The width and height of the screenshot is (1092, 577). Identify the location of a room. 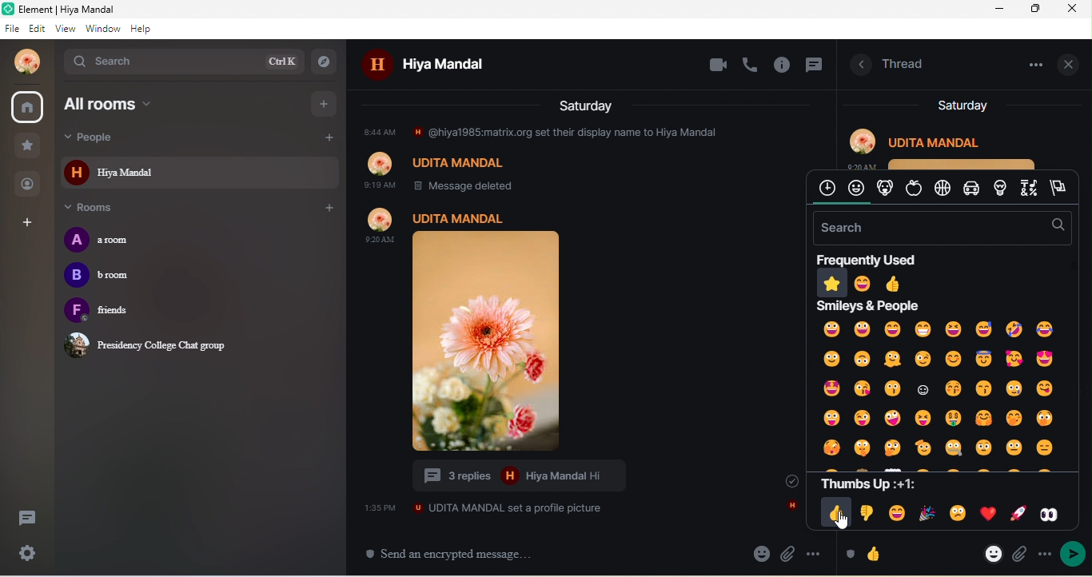
(112, 240).